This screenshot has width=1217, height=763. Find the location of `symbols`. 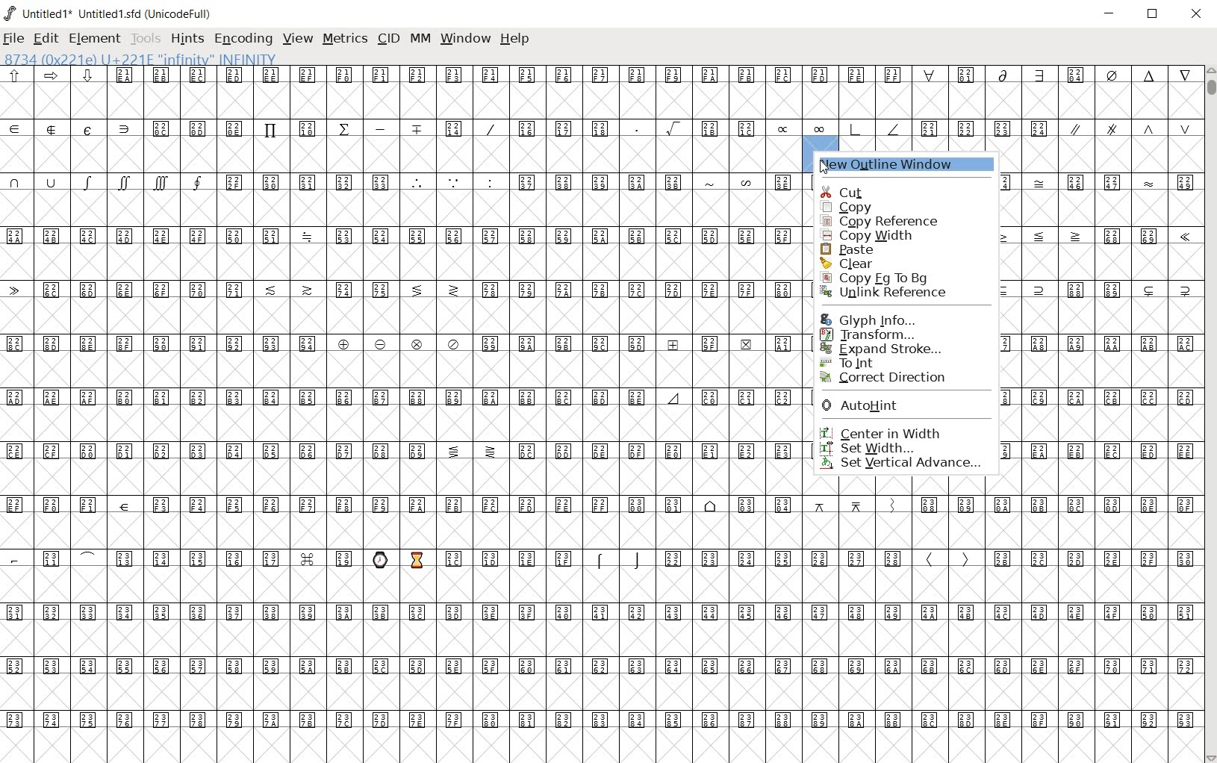

symbols is located at coordinates (1047, 237).